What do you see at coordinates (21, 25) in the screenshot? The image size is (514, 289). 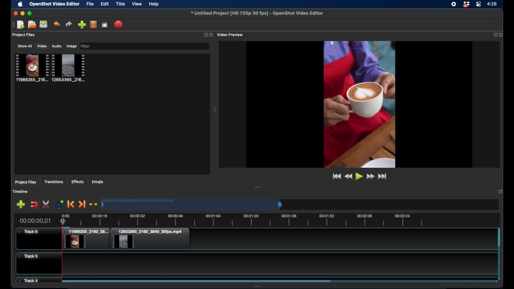 I see `open project` at bounding box center [21, 25].